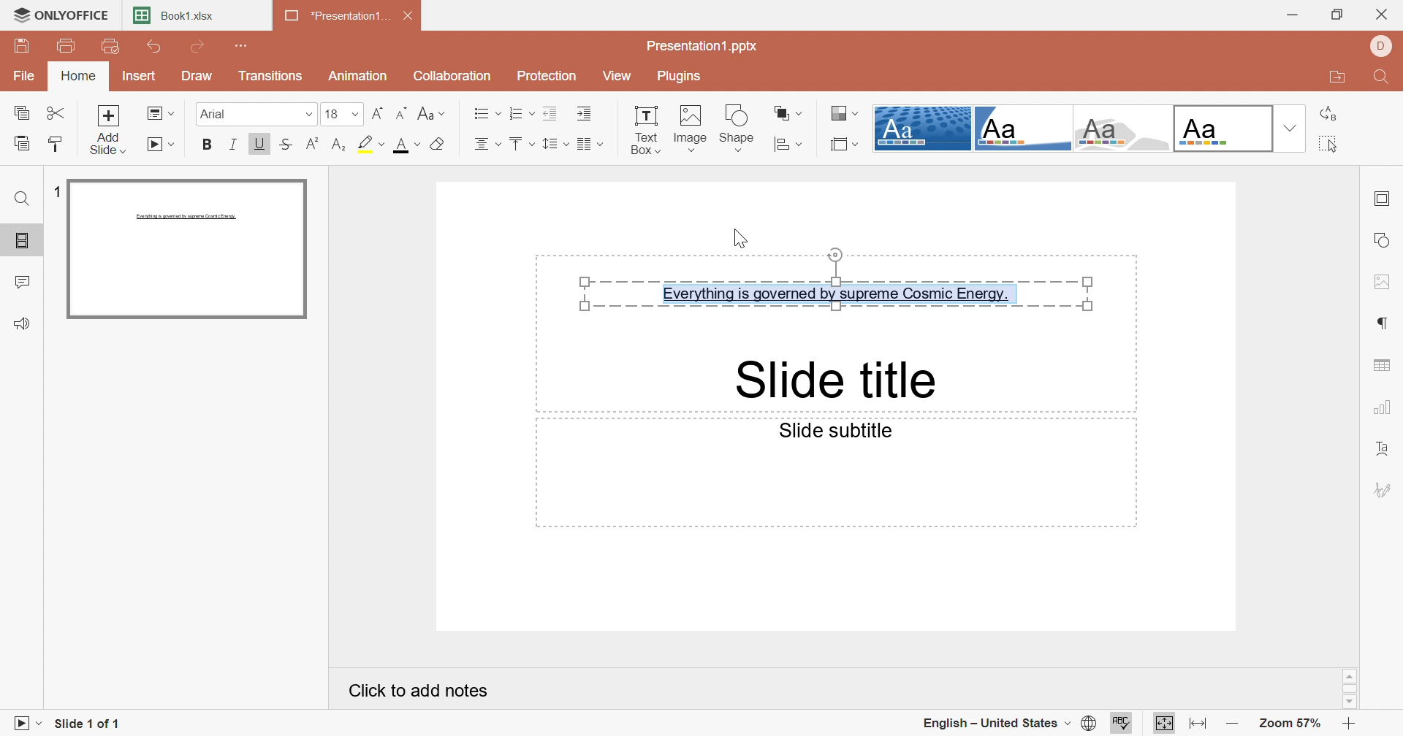 The height and width of the screenshot is (736, 1403). What do you see at coordinates (64, 16) in the screenshot?
I see `ONLYOFFICE` at bounding box center [64, 16].